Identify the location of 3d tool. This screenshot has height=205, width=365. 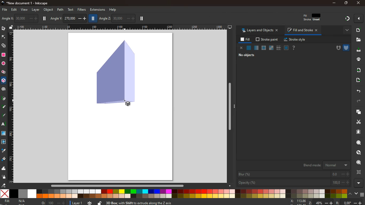
(4, 81).